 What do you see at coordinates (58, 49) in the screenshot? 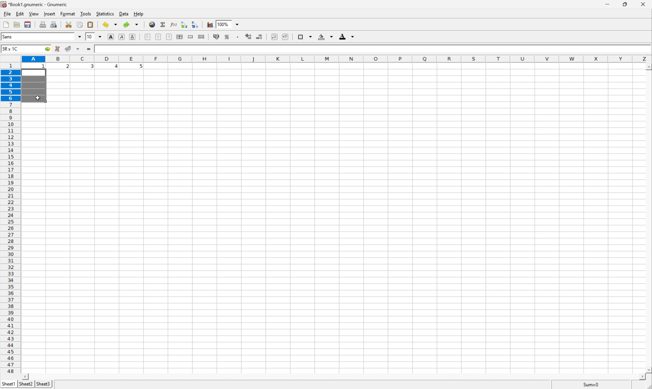
I see `cancel change` at bounding box center [58, 49].